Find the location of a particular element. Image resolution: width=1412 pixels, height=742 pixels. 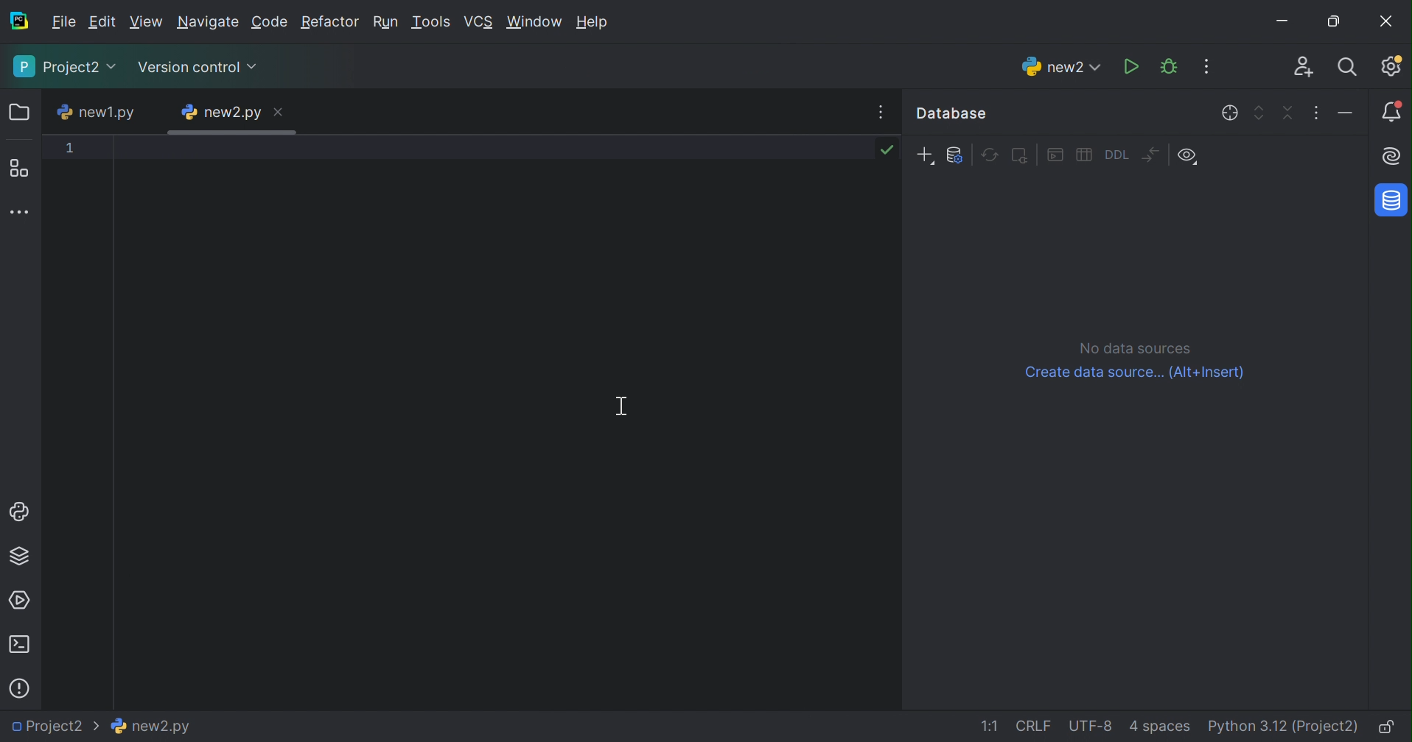

Project2 is located at coordinates (65, 67).